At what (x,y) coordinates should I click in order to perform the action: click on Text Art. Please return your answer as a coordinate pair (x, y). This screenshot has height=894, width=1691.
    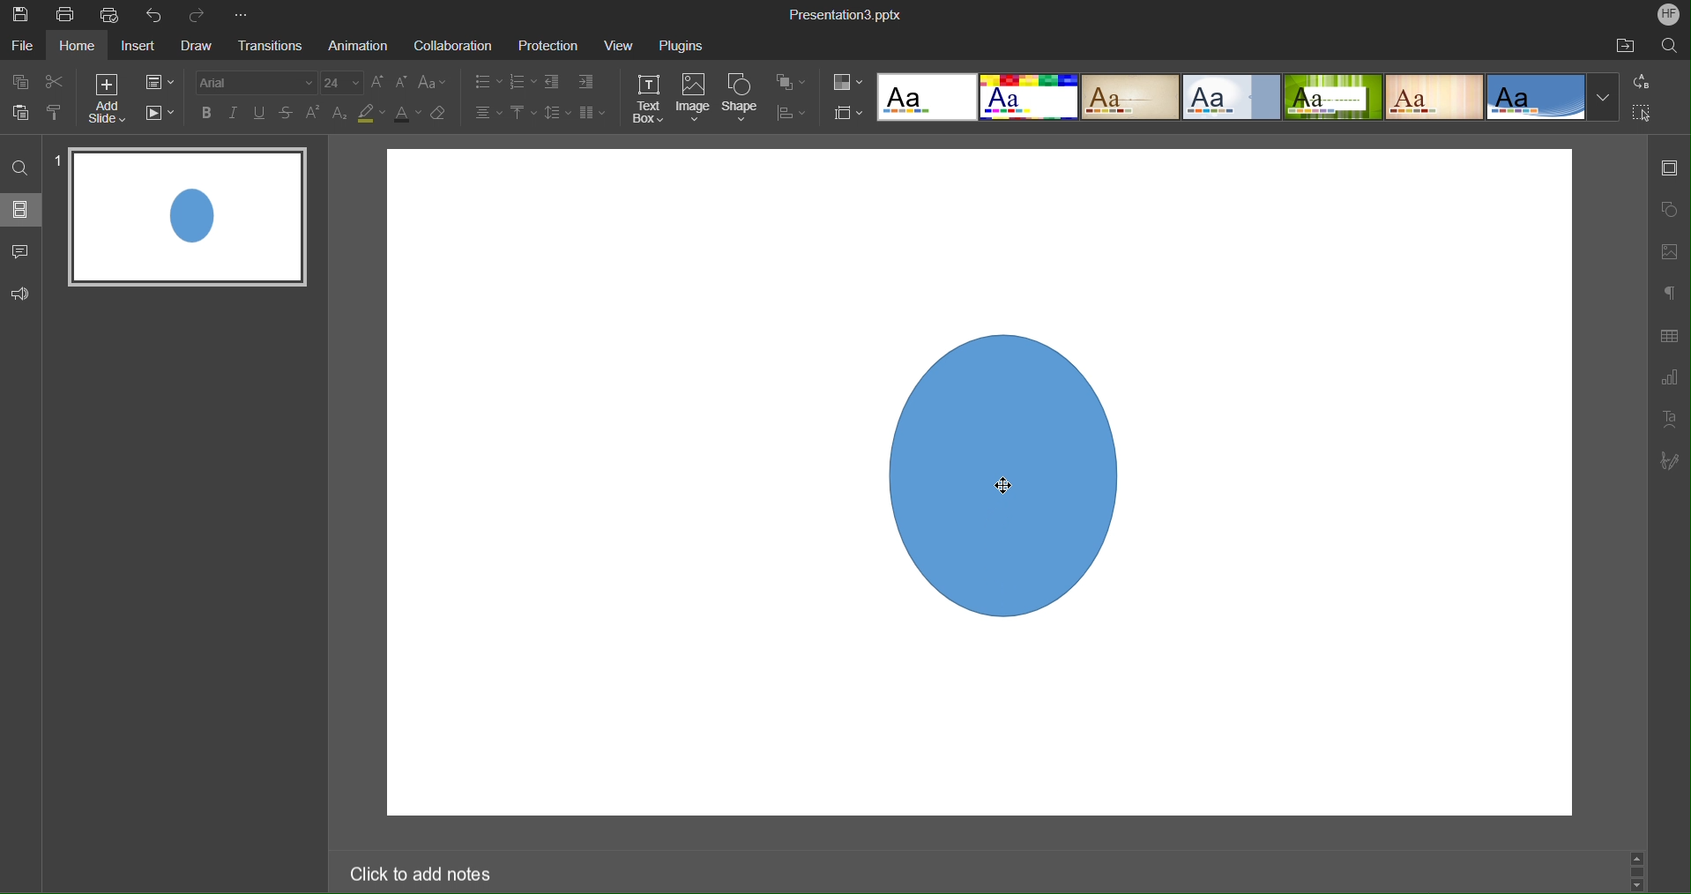
    Looking at the image, I should click on (1671, 421).